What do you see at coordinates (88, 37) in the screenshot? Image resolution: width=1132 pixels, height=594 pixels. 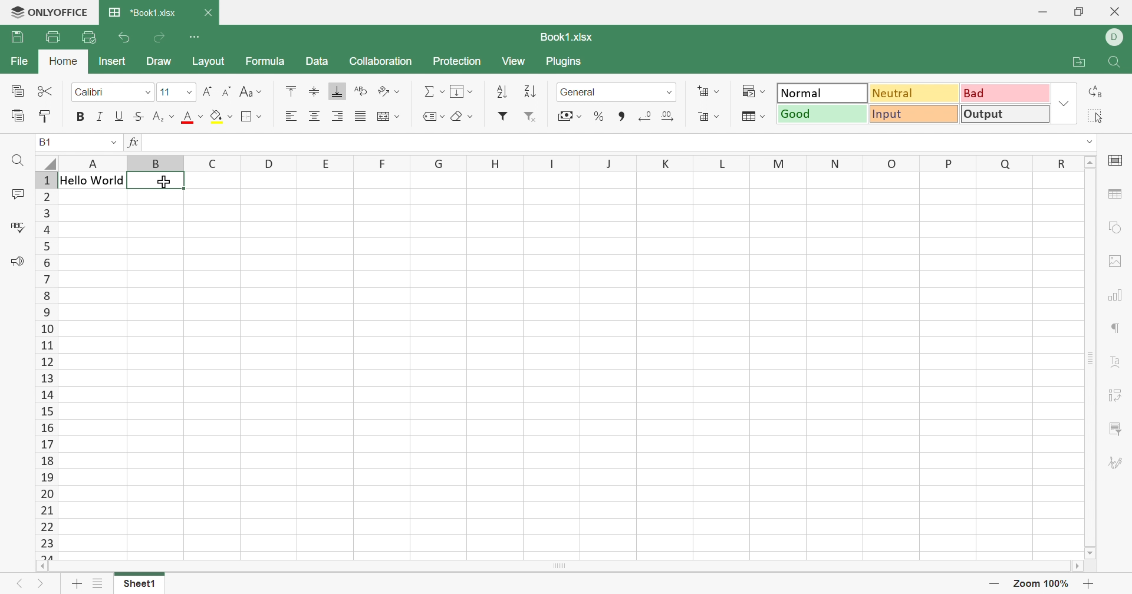 I see `Quick print` at bounding box center [88, 37].